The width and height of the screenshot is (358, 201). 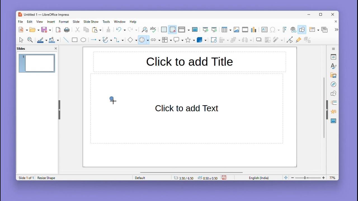 I want to click on Open, so click(x=34, y=30).